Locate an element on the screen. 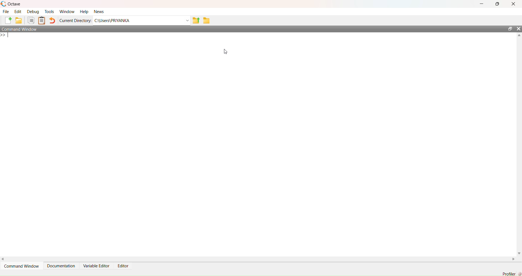  Documentation is located at coordinates (60, 266).